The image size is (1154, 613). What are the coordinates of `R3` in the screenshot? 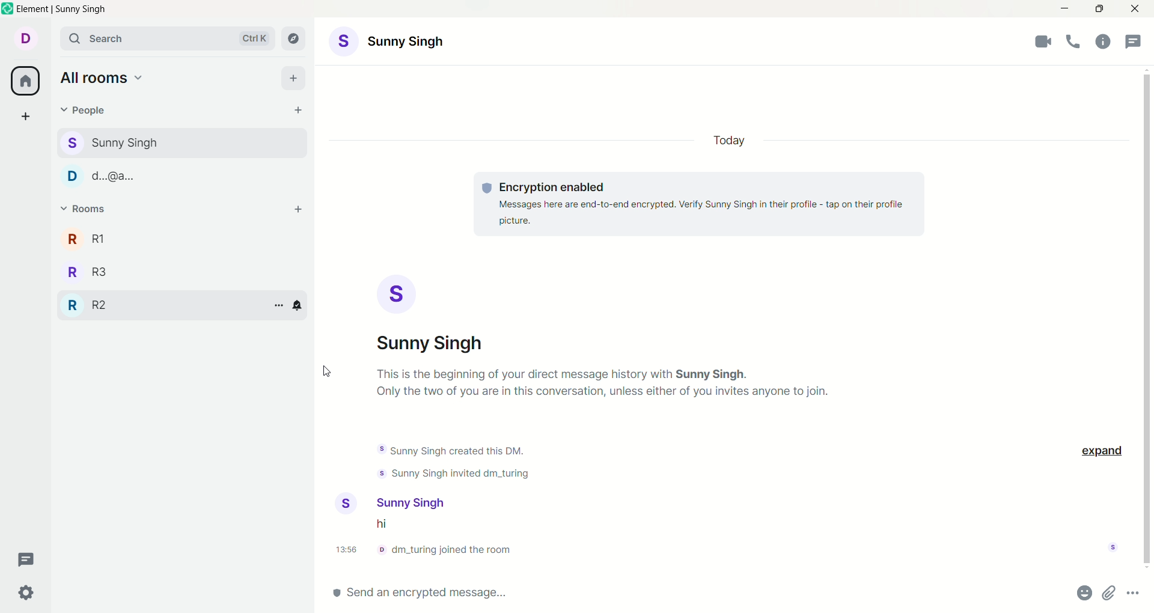 It's located at (88, 270).